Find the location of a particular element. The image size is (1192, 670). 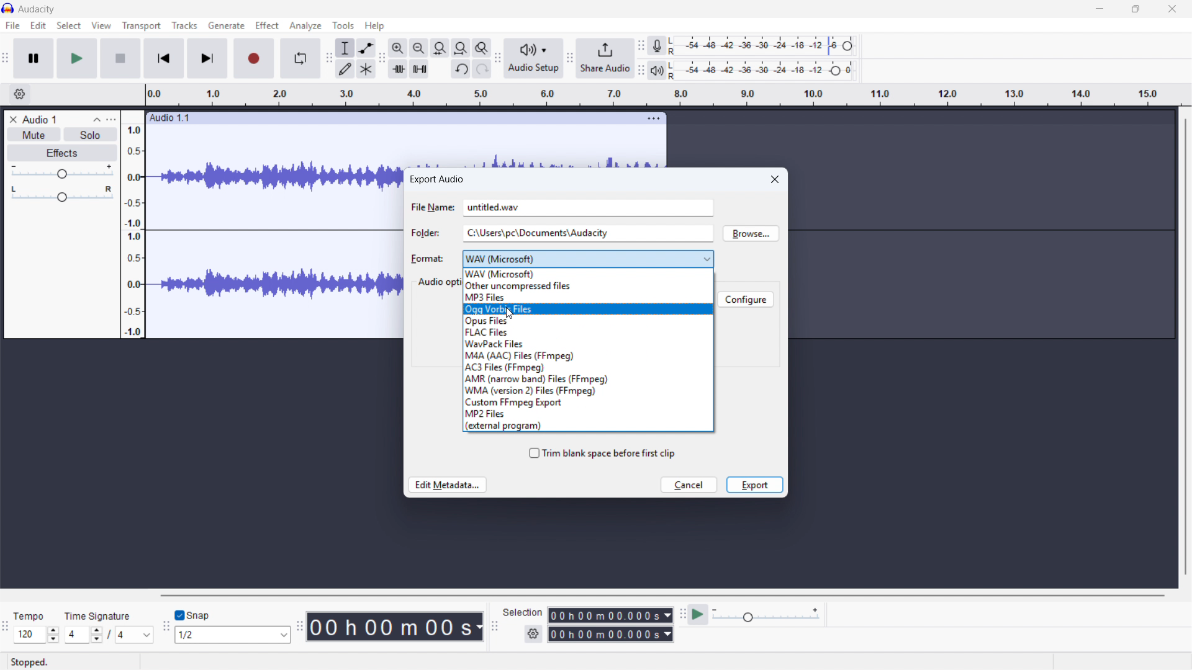

tempo is located at coordinates (32, 616).